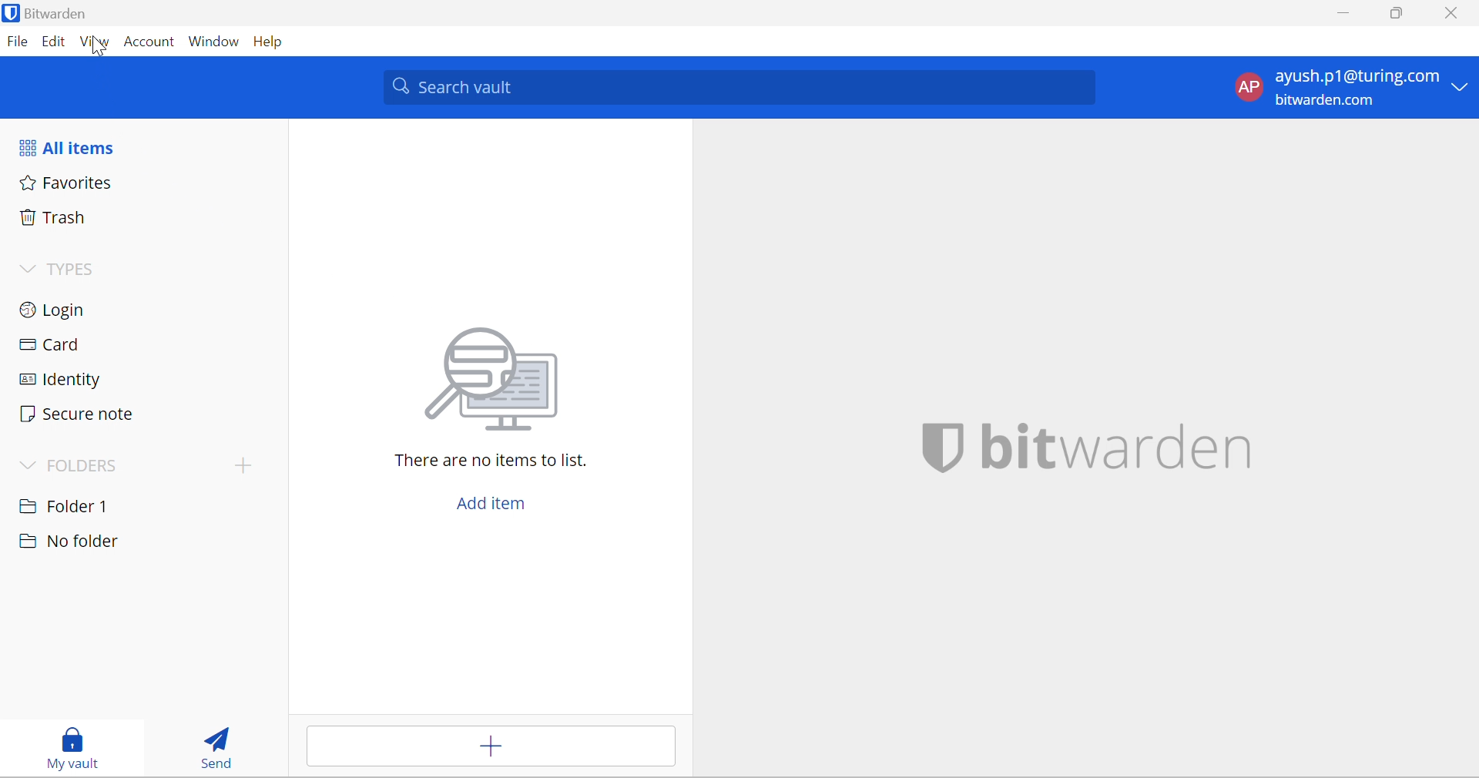 The width and height of the screenshot is (1479, 778). Describe the element at coordinates (1402, 14) in the screenshot. I see `resize` at that location.